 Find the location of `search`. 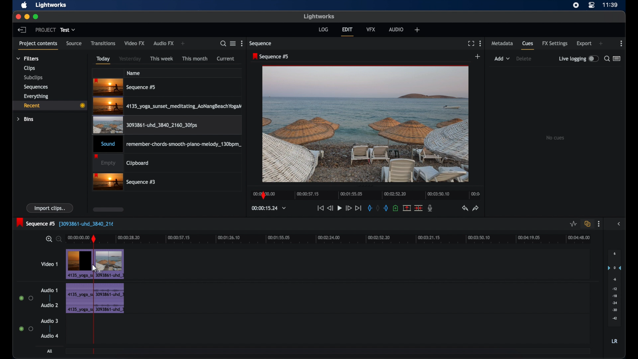

search is located at coordinates (606, 59).